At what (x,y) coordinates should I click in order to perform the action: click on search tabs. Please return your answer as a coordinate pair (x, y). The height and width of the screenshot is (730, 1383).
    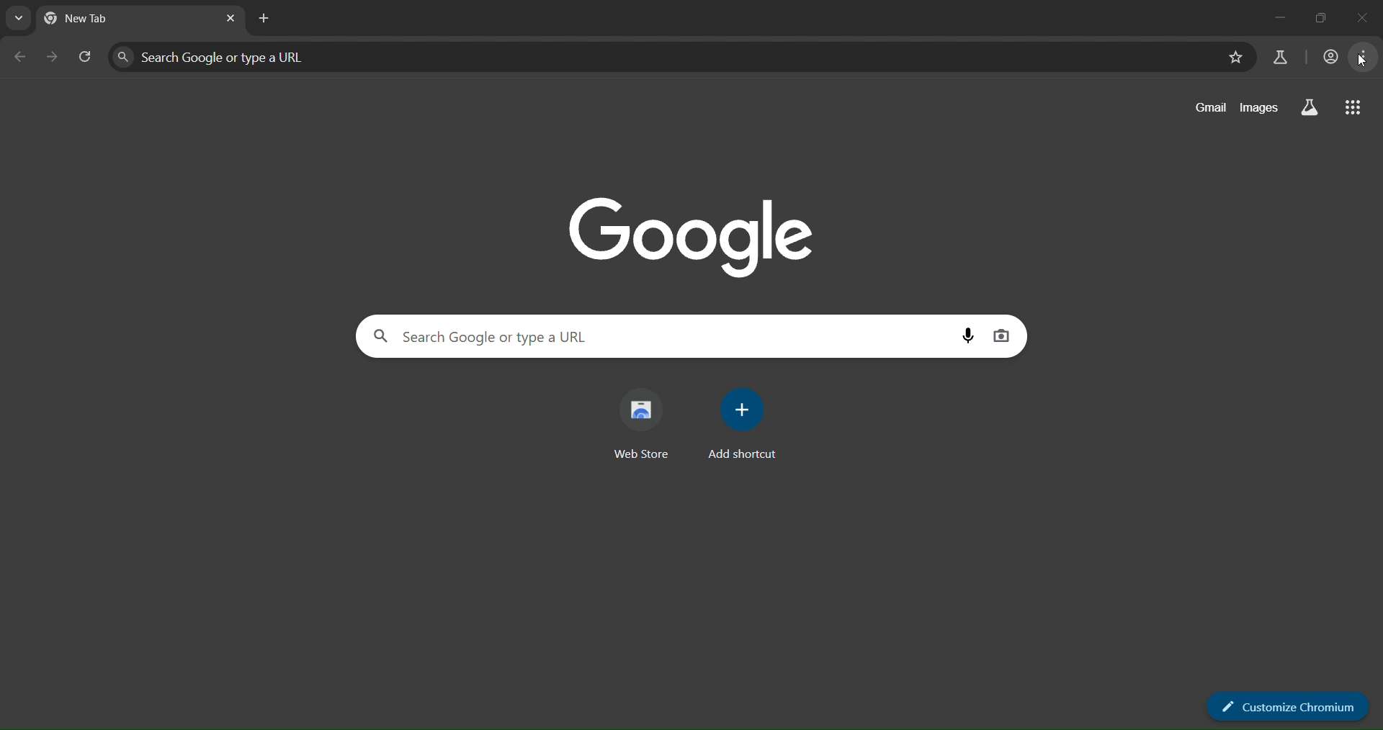
    Looking at the image, I should click on (18, 16).